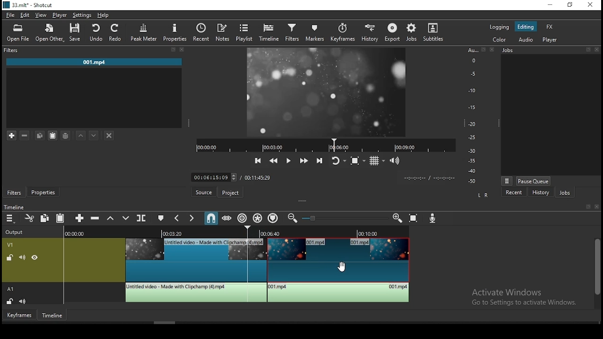  I want to click on open file, so click(16, 33).